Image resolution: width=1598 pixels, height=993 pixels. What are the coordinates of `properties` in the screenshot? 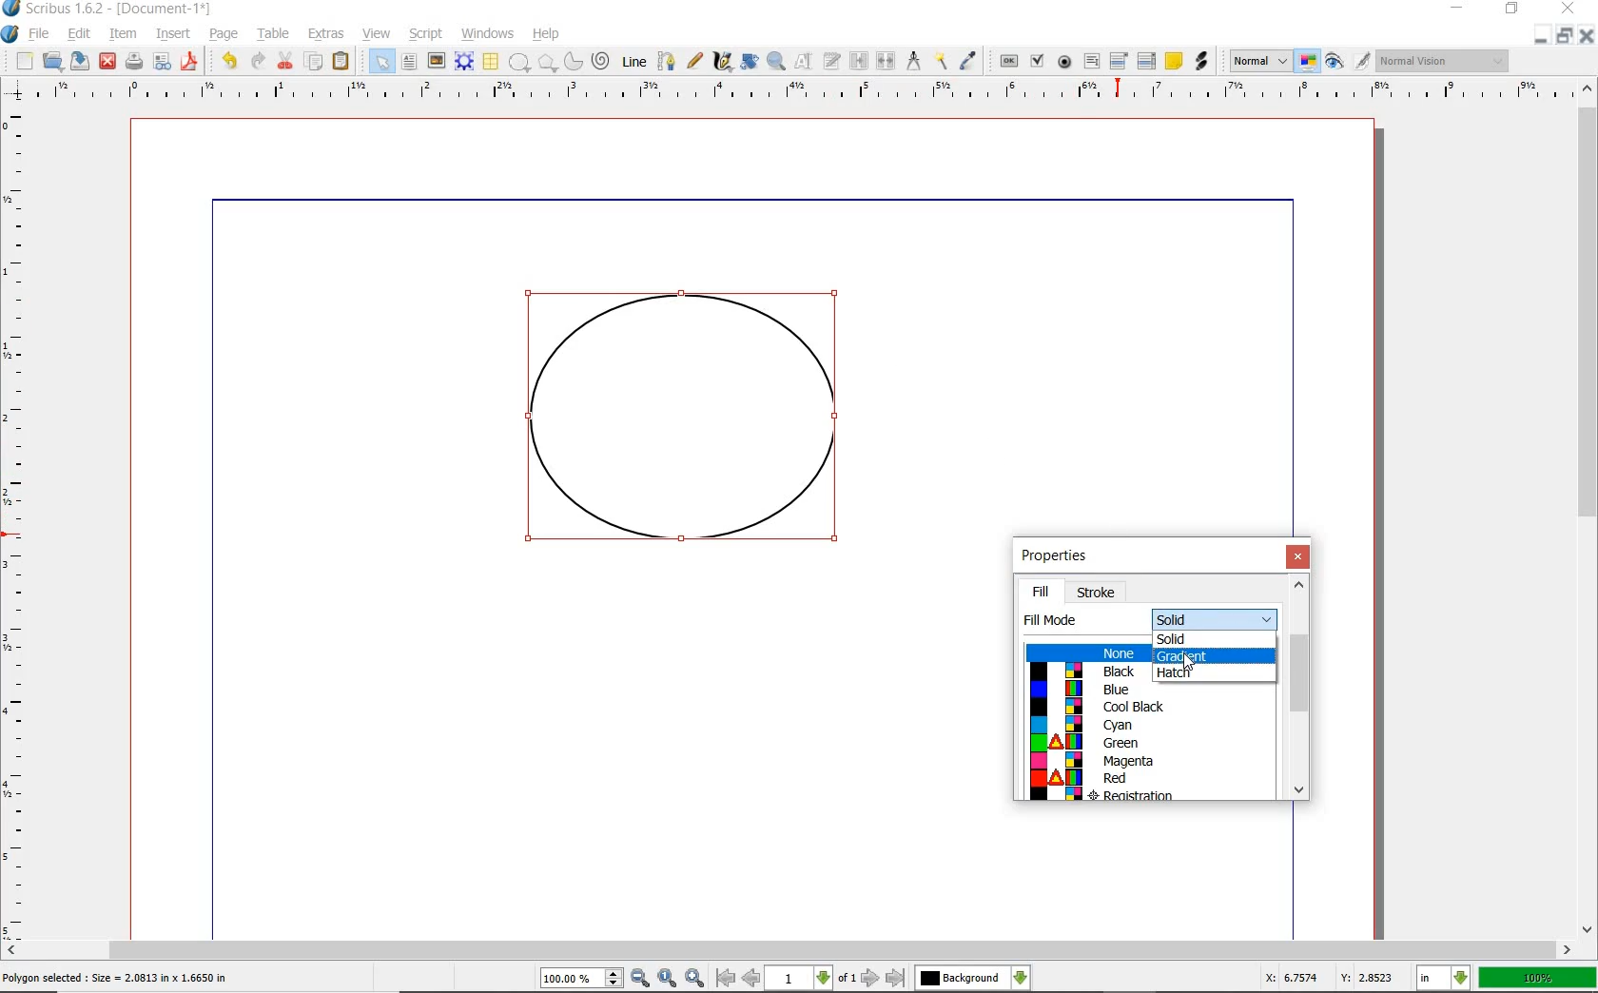 It's located at (1073, 556).